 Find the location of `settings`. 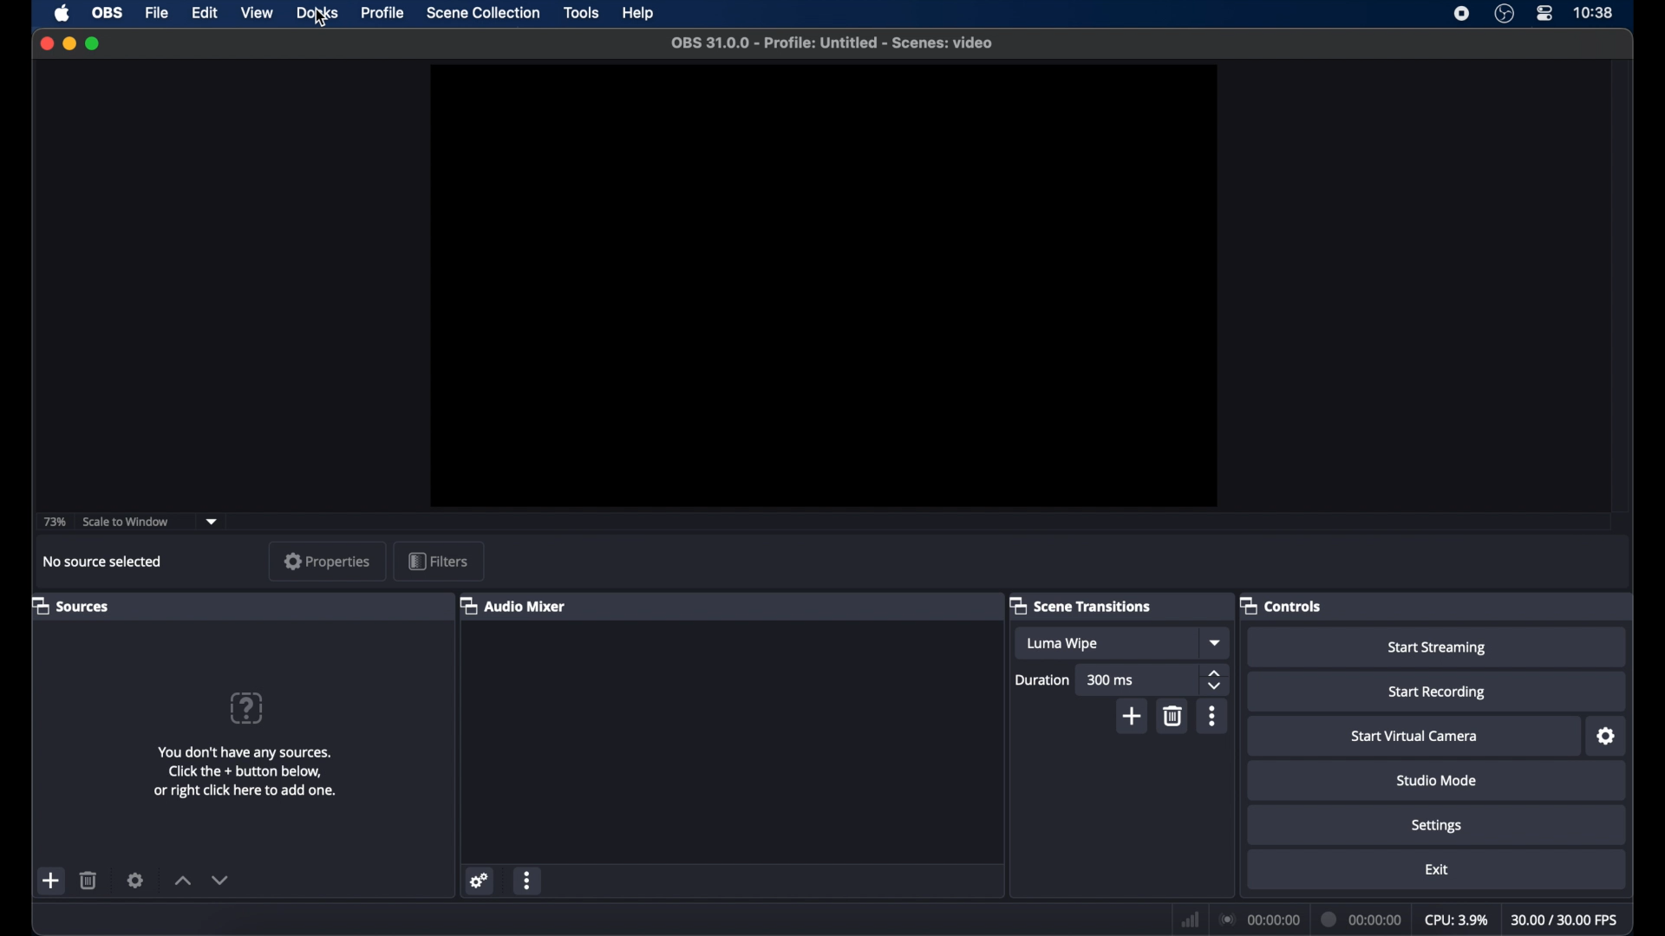

settings is located at coordinates (136, 880).